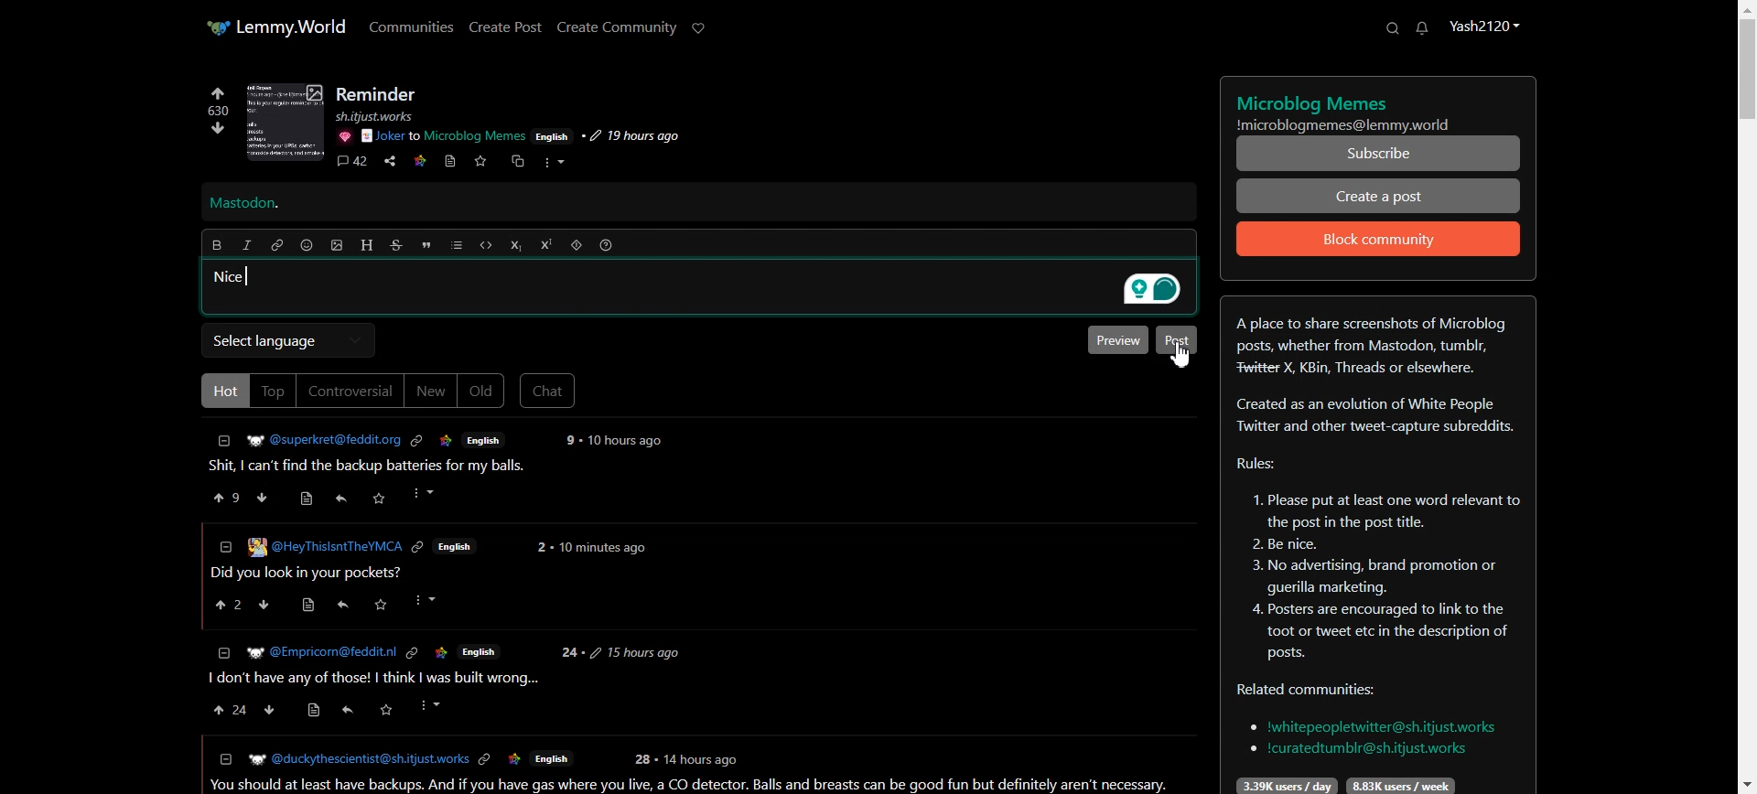 Image resolution: width=1757 pixels, height=794 pixels. Describe the element at coordinates (381, 498) in the screenshot. I see `` at that location.